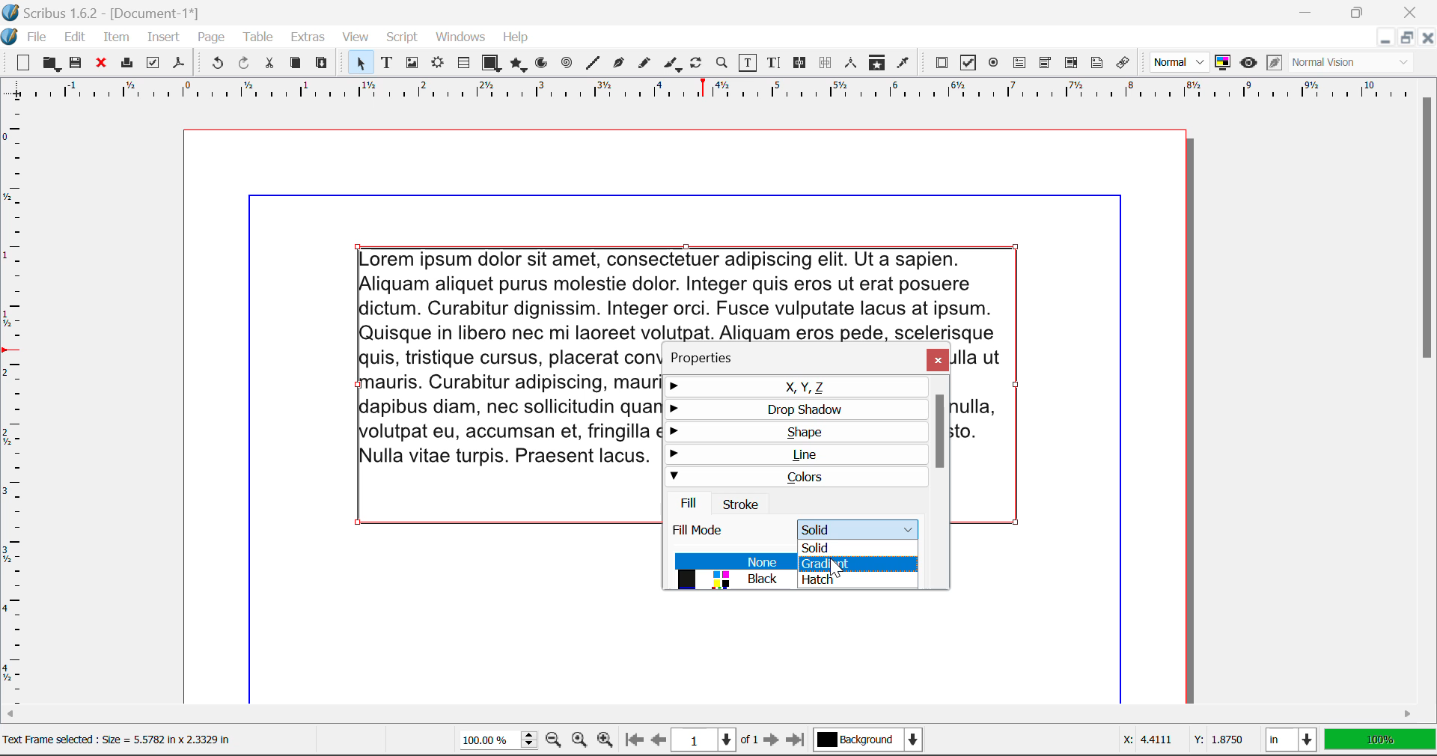 The width and height of the screenshot is (1437, 756). Describe the element at coordinates (1275, 63) in the screenshot. I see `Edit in Preview Mode` at that location.